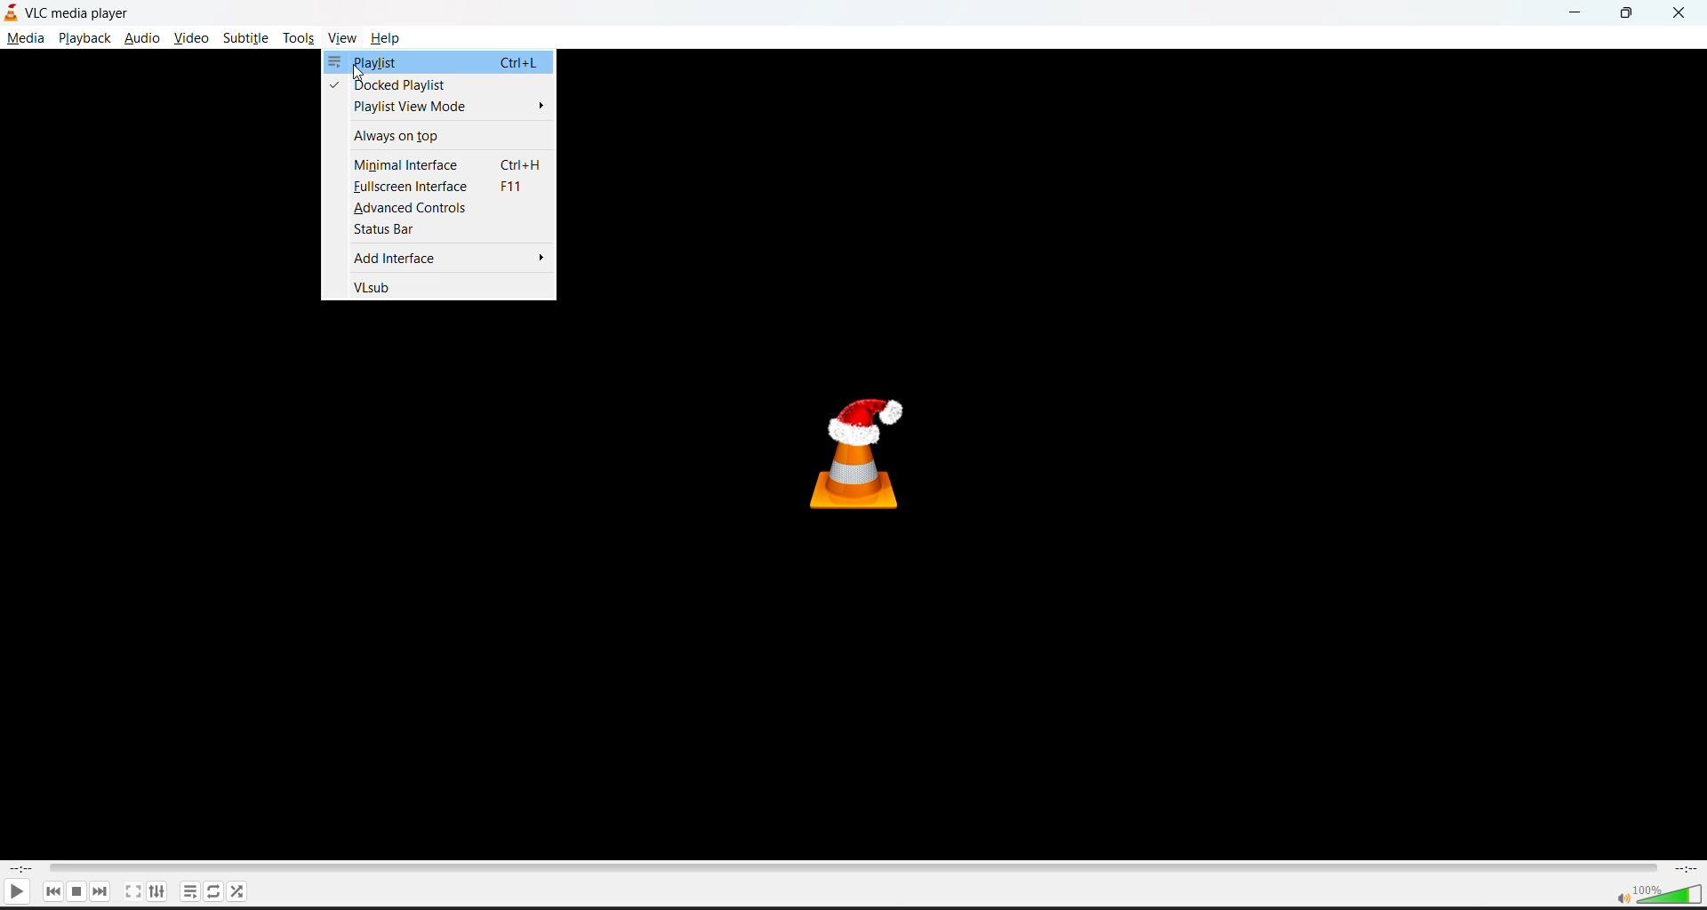 The width and height of the screenshot is (1707, 910). Describe the element at coordinates (245, 37) in the screenshot. I see `subtitle` at that location.